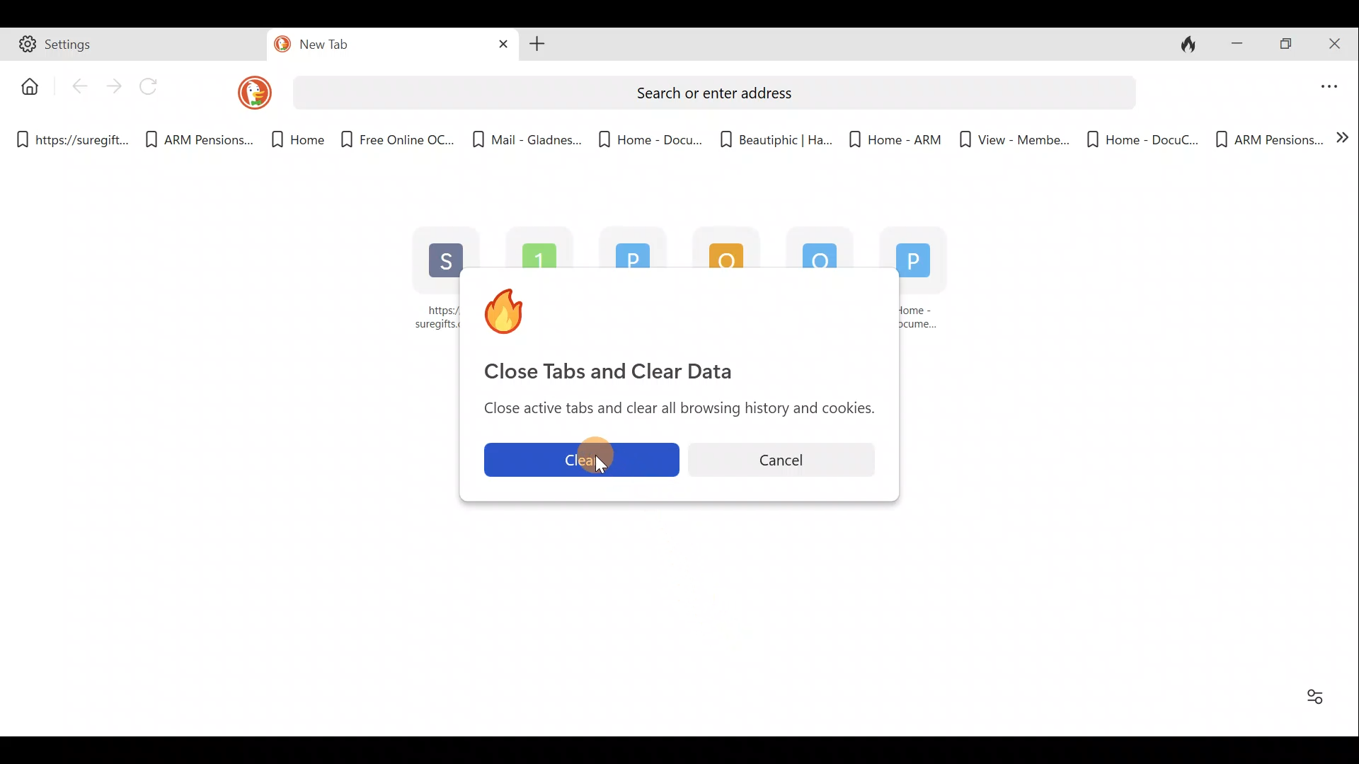 The image size is (1359, 764). Describe the element at coordinates (537, 46) in the screenshot. I see `Add tab` at that location.